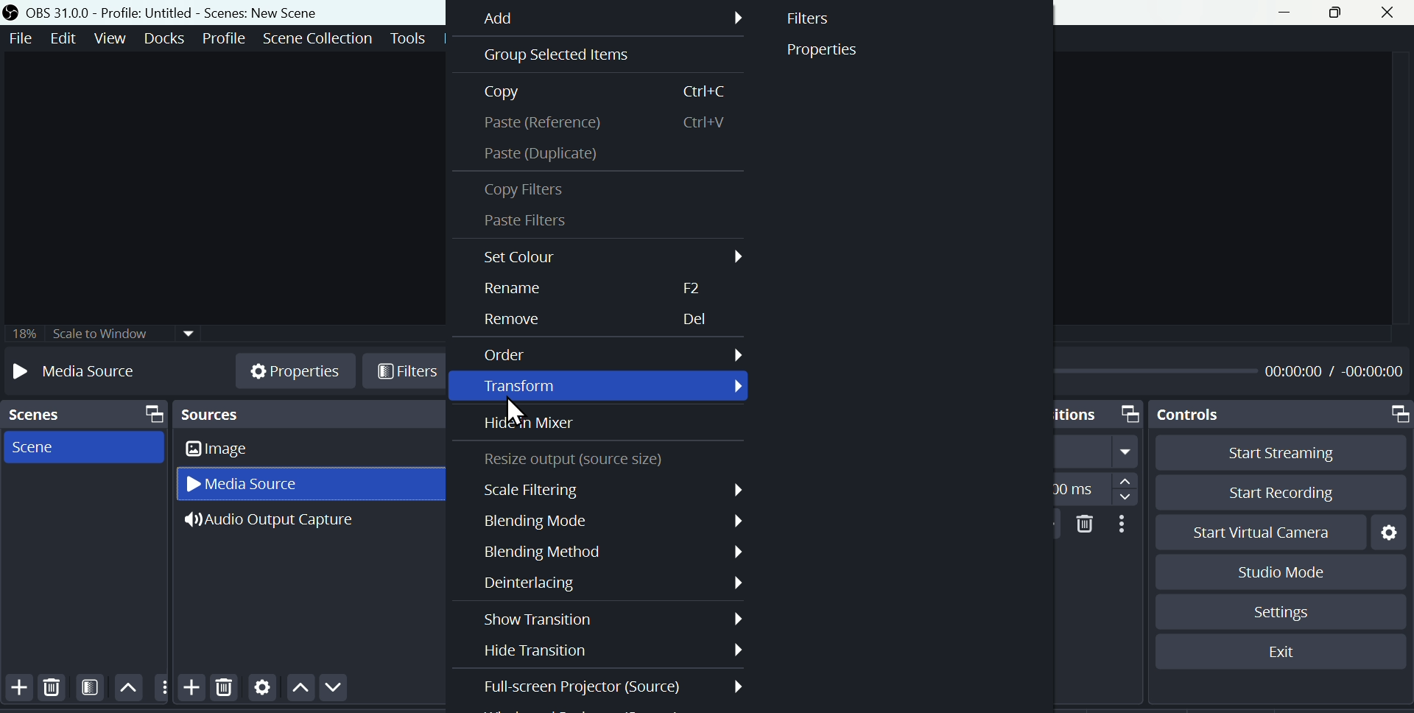 The image size is (1414, 713). Describe the element at coordinates (309, 414) in the screenshot. I see `Source` at that location.